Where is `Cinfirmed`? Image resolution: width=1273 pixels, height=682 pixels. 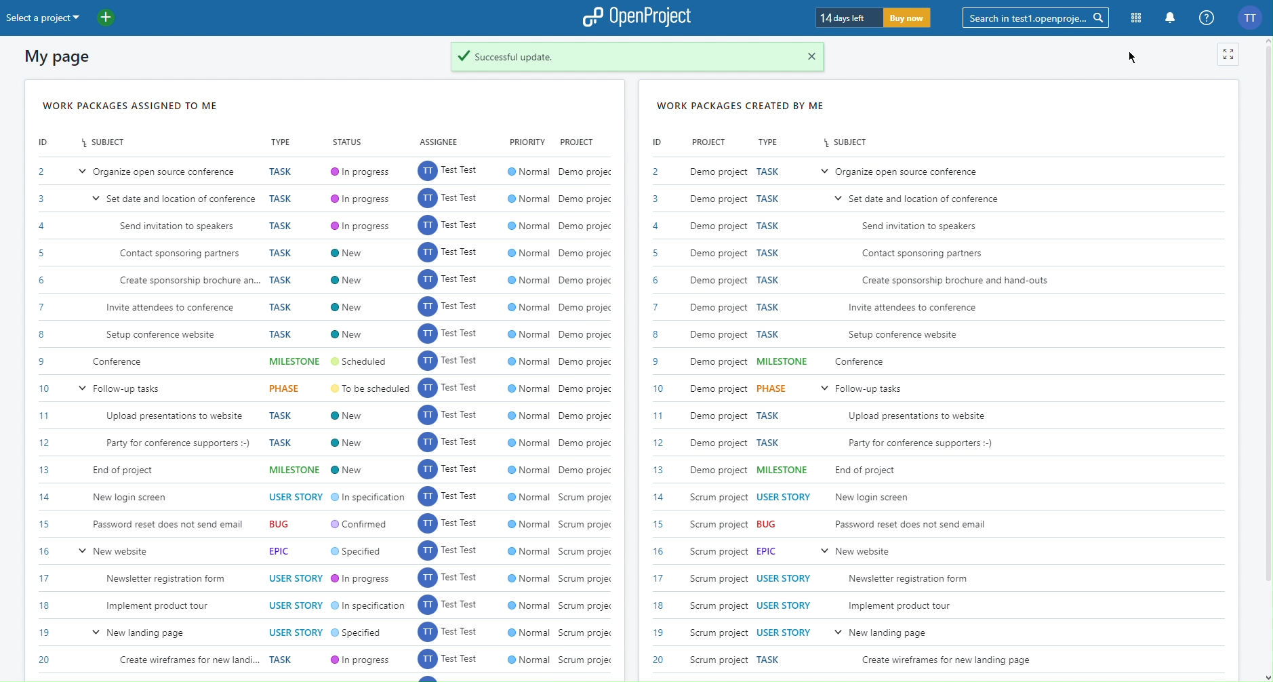 Cinfirmed is located at coordinates (363, 525).